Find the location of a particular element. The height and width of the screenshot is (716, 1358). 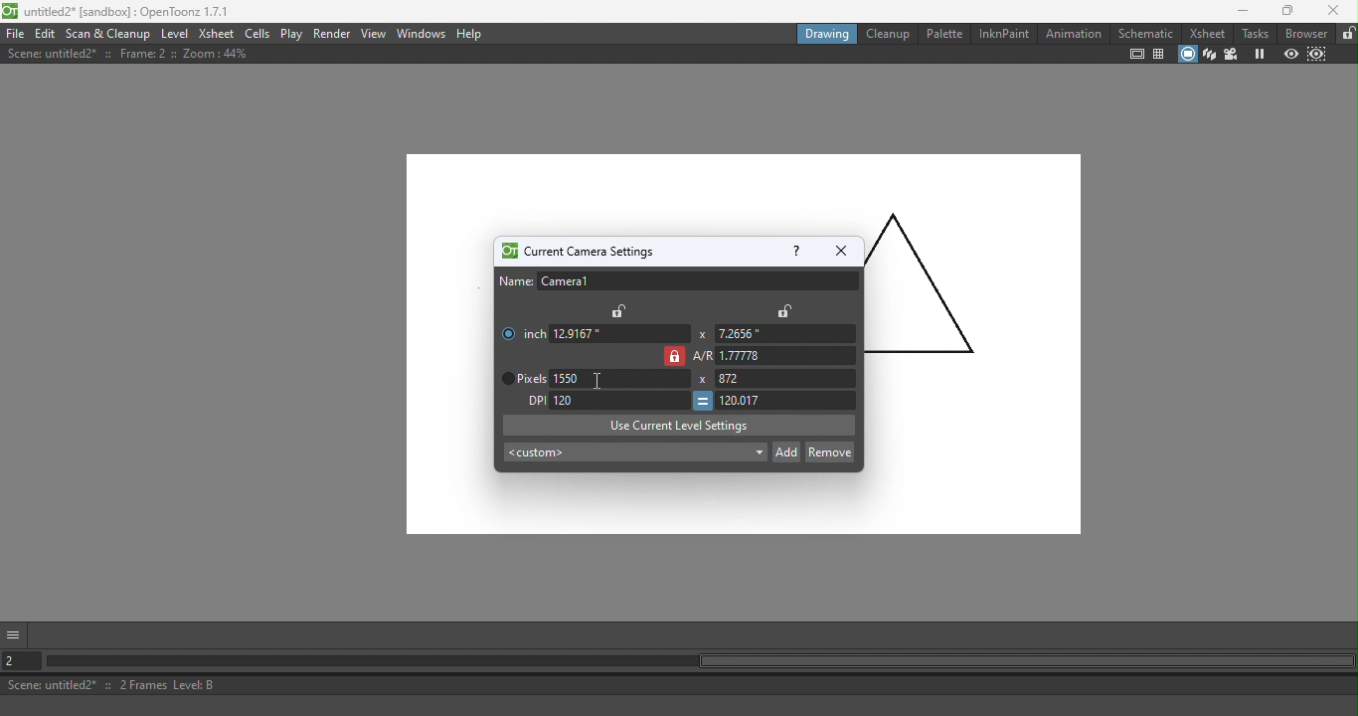

canvas is located at coordinates (450, 354).